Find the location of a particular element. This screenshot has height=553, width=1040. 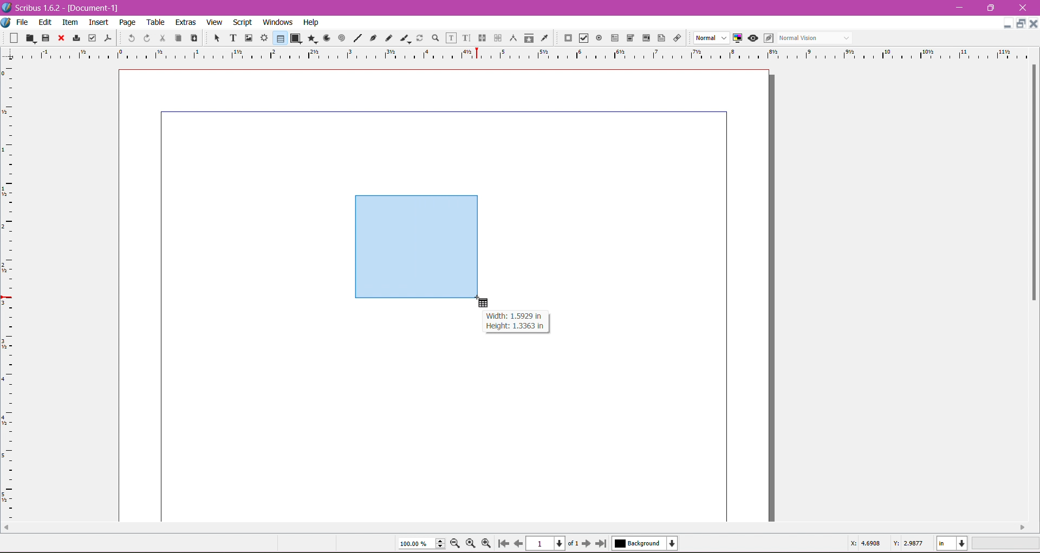

Next Page is located at coordinates (588, 543).